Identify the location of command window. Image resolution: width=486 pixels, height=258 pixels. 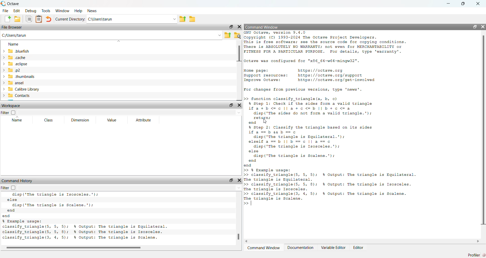
(262, 27).